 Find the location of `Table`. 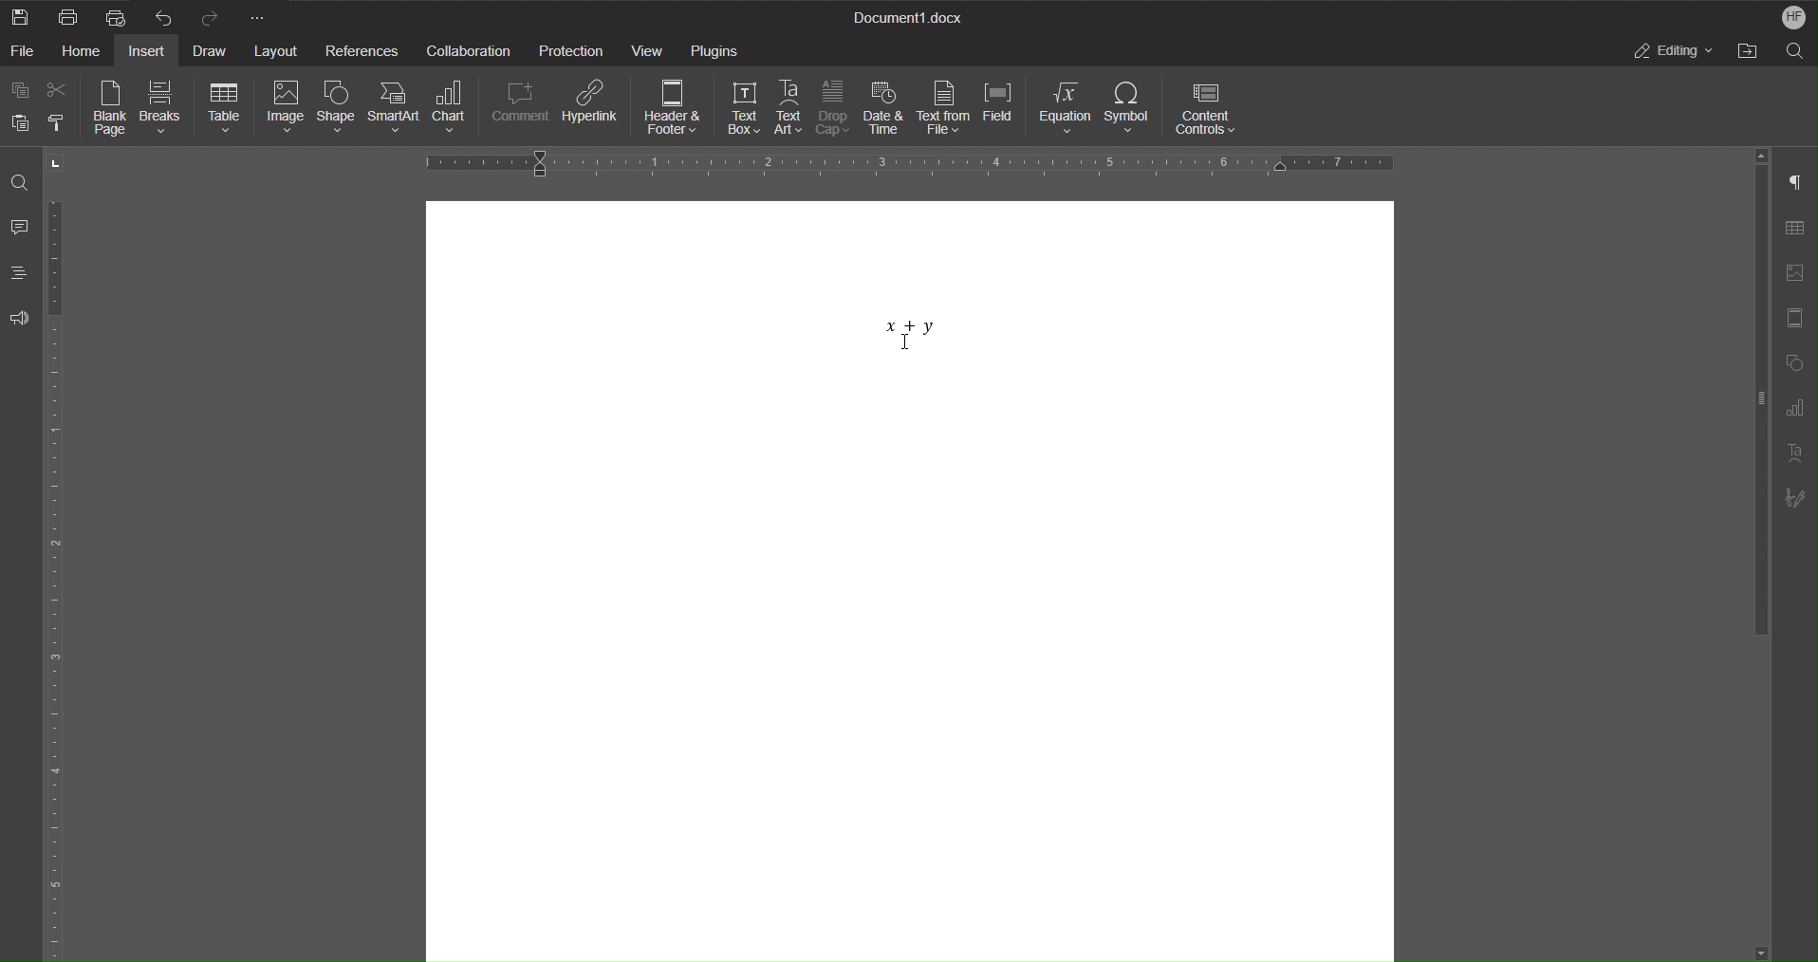

Table is located at coordinates (222, 109).